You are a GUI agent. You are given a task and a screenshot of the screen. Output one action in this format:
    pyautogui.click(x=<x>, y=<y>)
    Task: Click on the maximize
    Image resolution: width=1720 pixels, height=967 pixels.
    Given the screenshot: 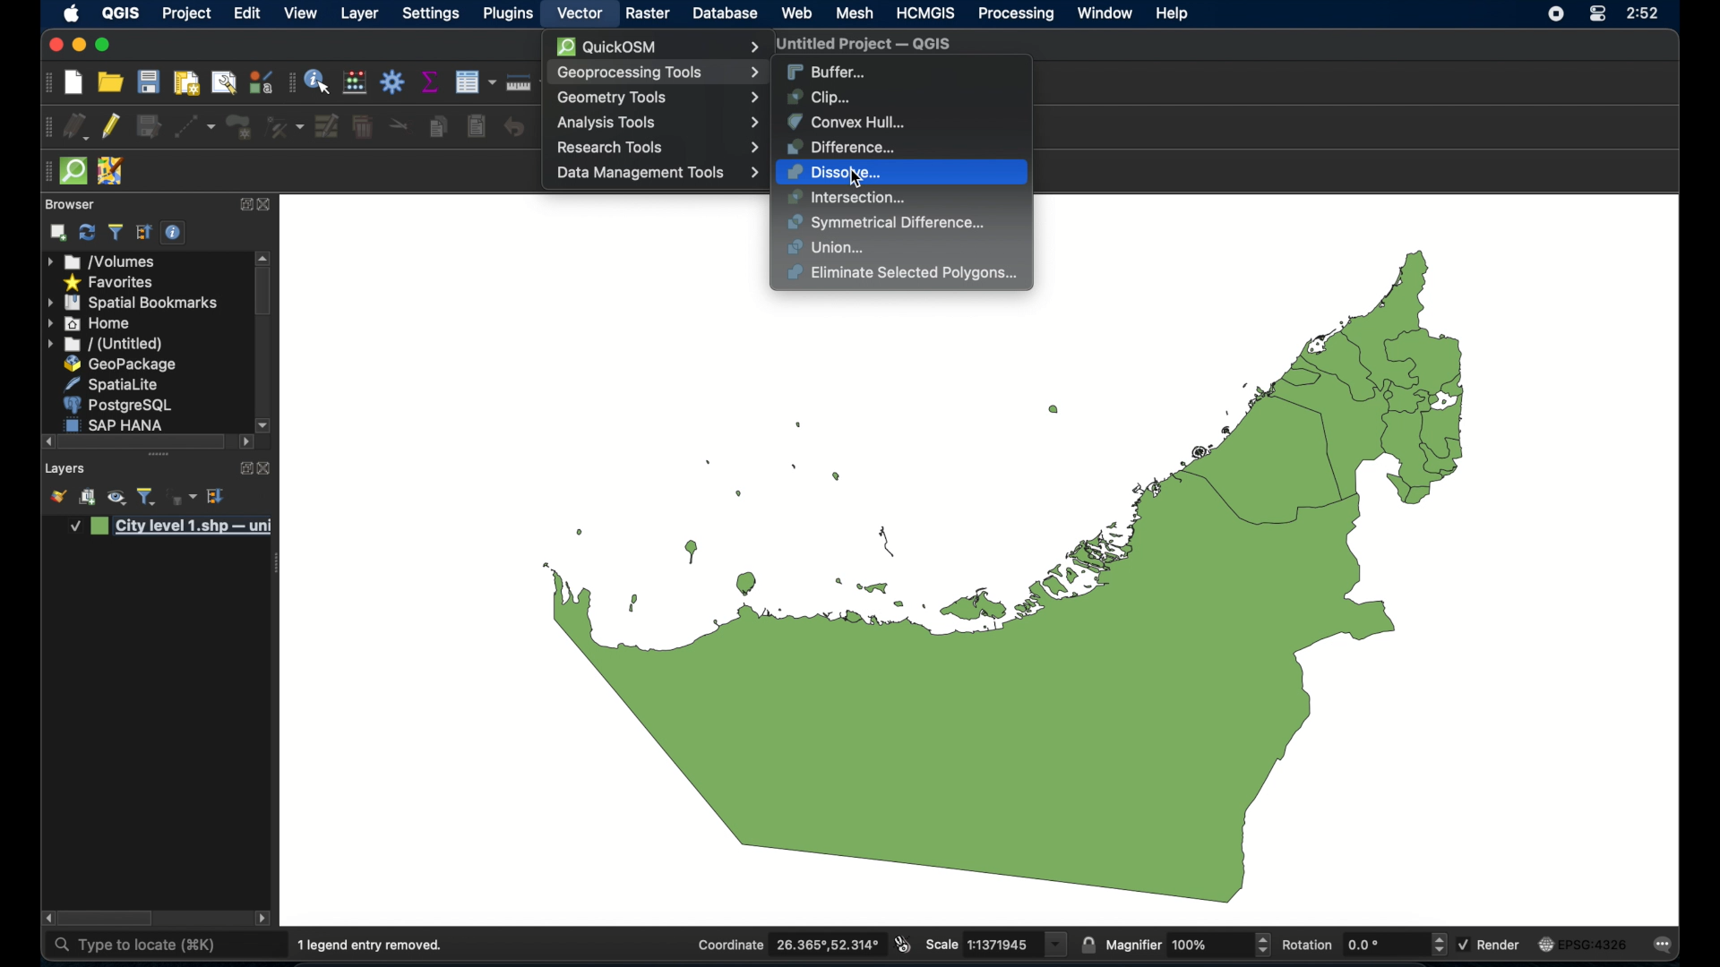 What is the action you would take?
    pyautogui.click(x=104, y=46)
    